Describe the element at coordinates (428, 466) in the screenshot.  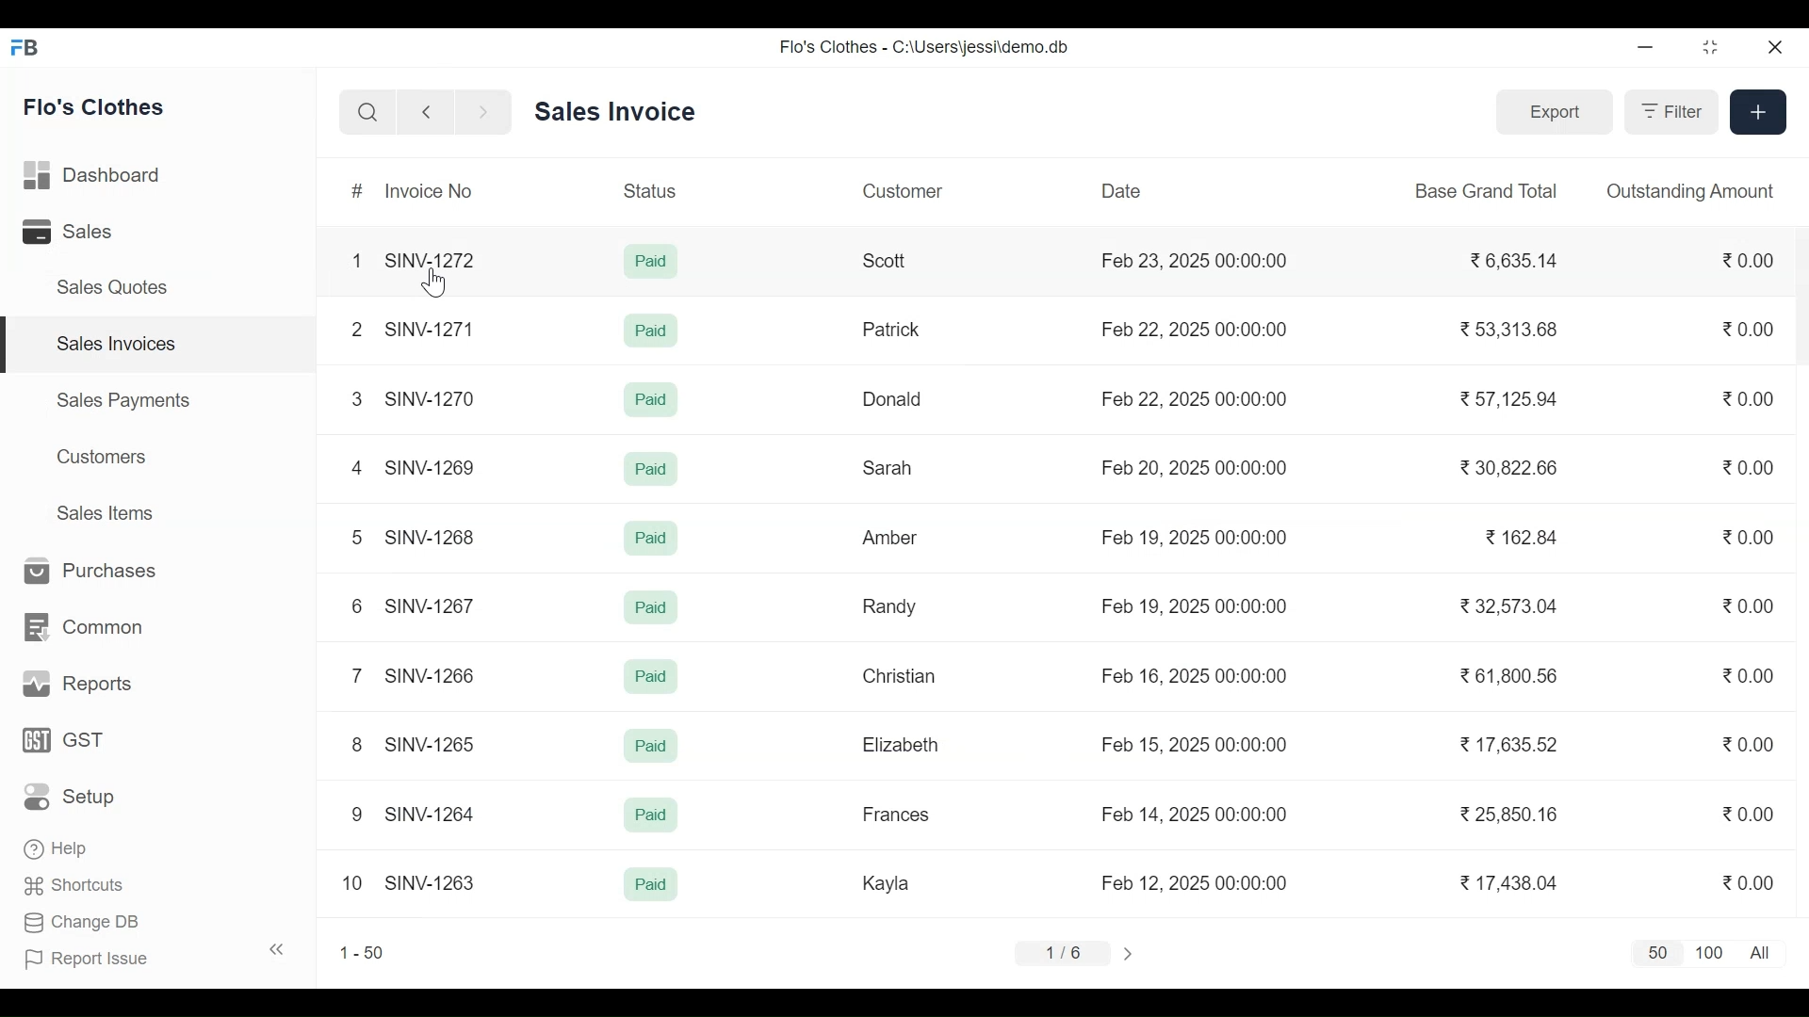
I see `SINV-1269` at that location.